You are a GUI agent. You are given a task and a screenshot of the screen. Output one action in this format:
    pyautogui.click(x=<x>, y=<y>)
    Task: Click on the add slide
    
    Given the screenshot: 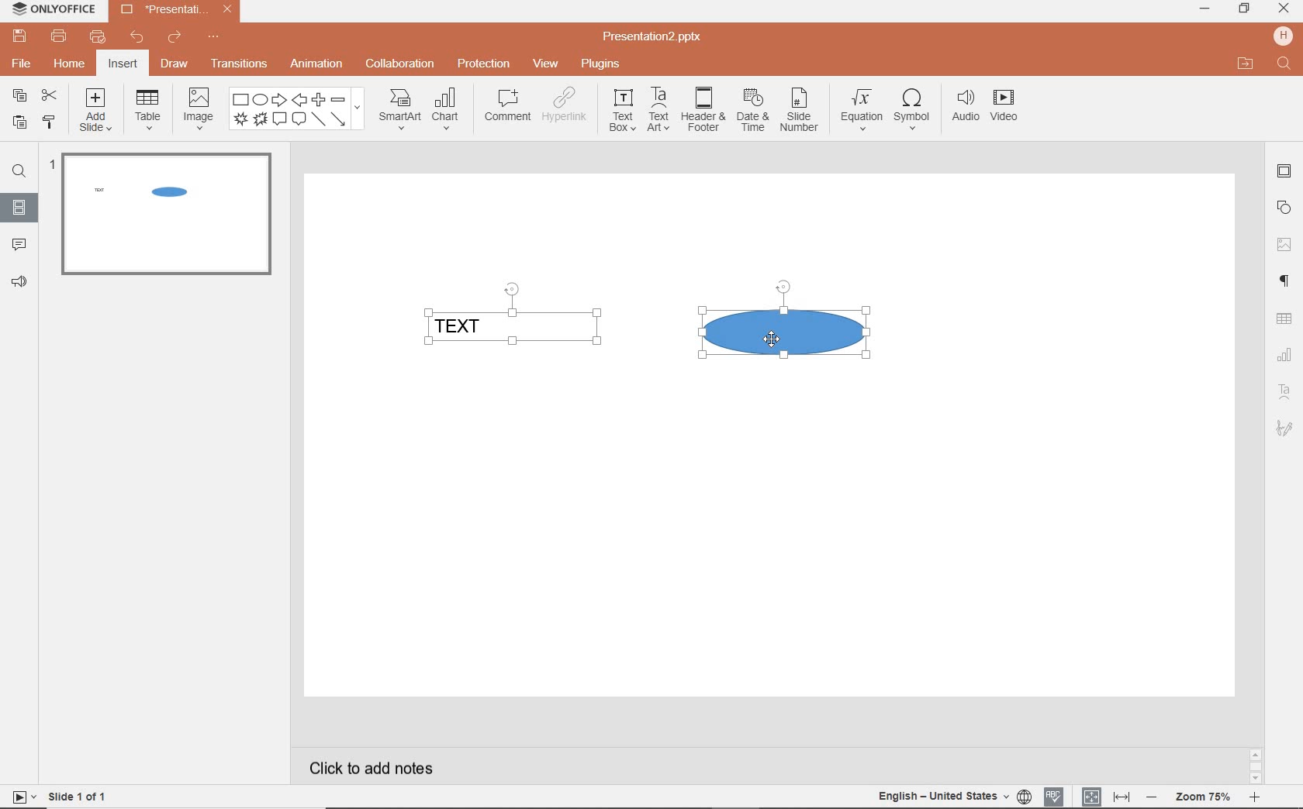 What is the action you would take?
    pyautogui.click(x=96, y=112)
    